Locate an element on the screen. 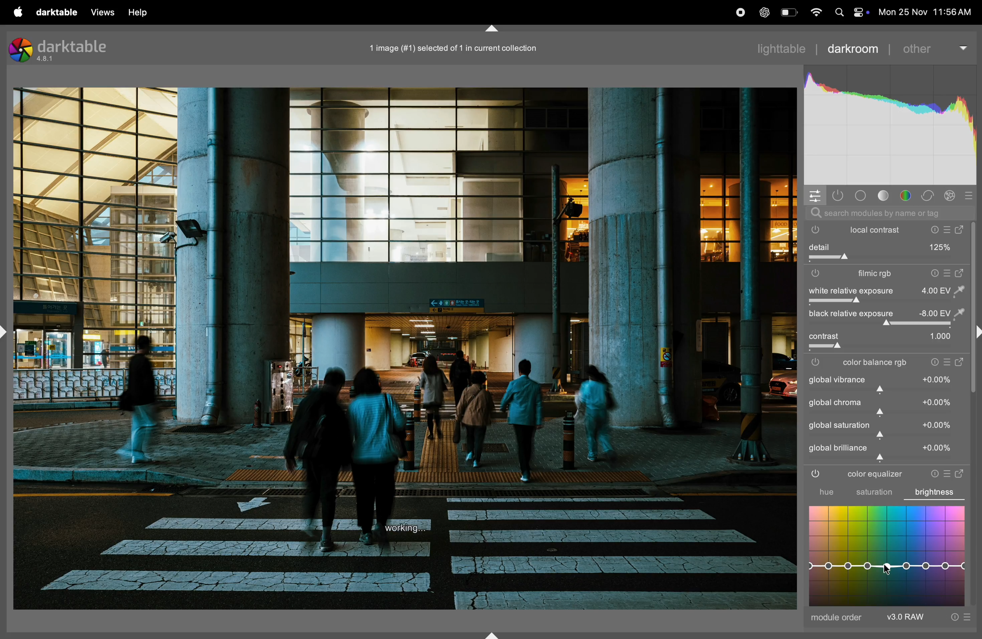 This screenshot has width=982, height=639. wifi is located at coordinates (815, 12).